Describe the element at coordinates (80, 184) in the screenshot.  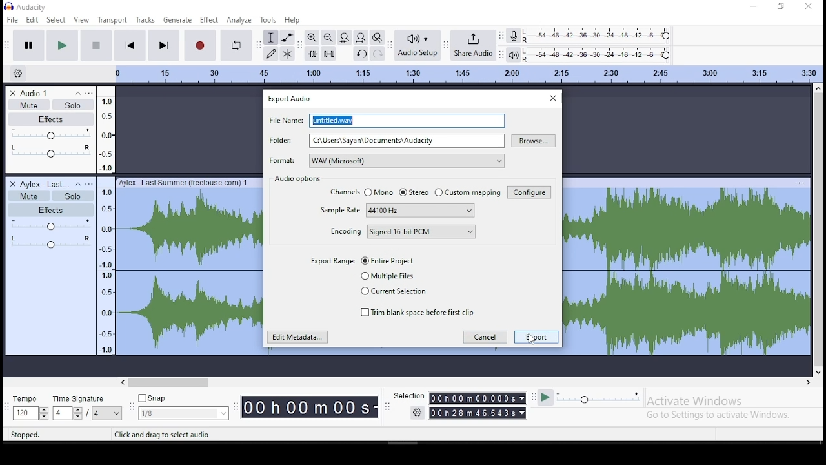
I see `collapse` at that location.